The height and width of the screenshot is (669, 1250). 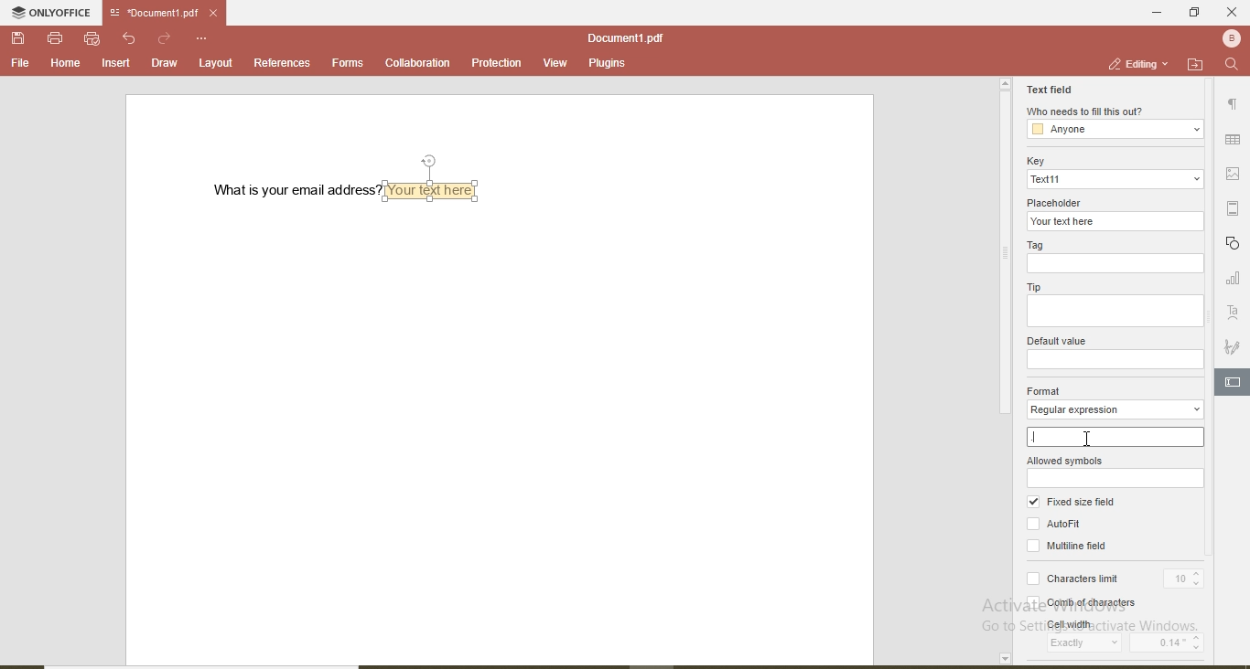 What do you see at coordinates (1034, 288) in the screenshot?
I see `tip` at bounding box center [1034, 288].